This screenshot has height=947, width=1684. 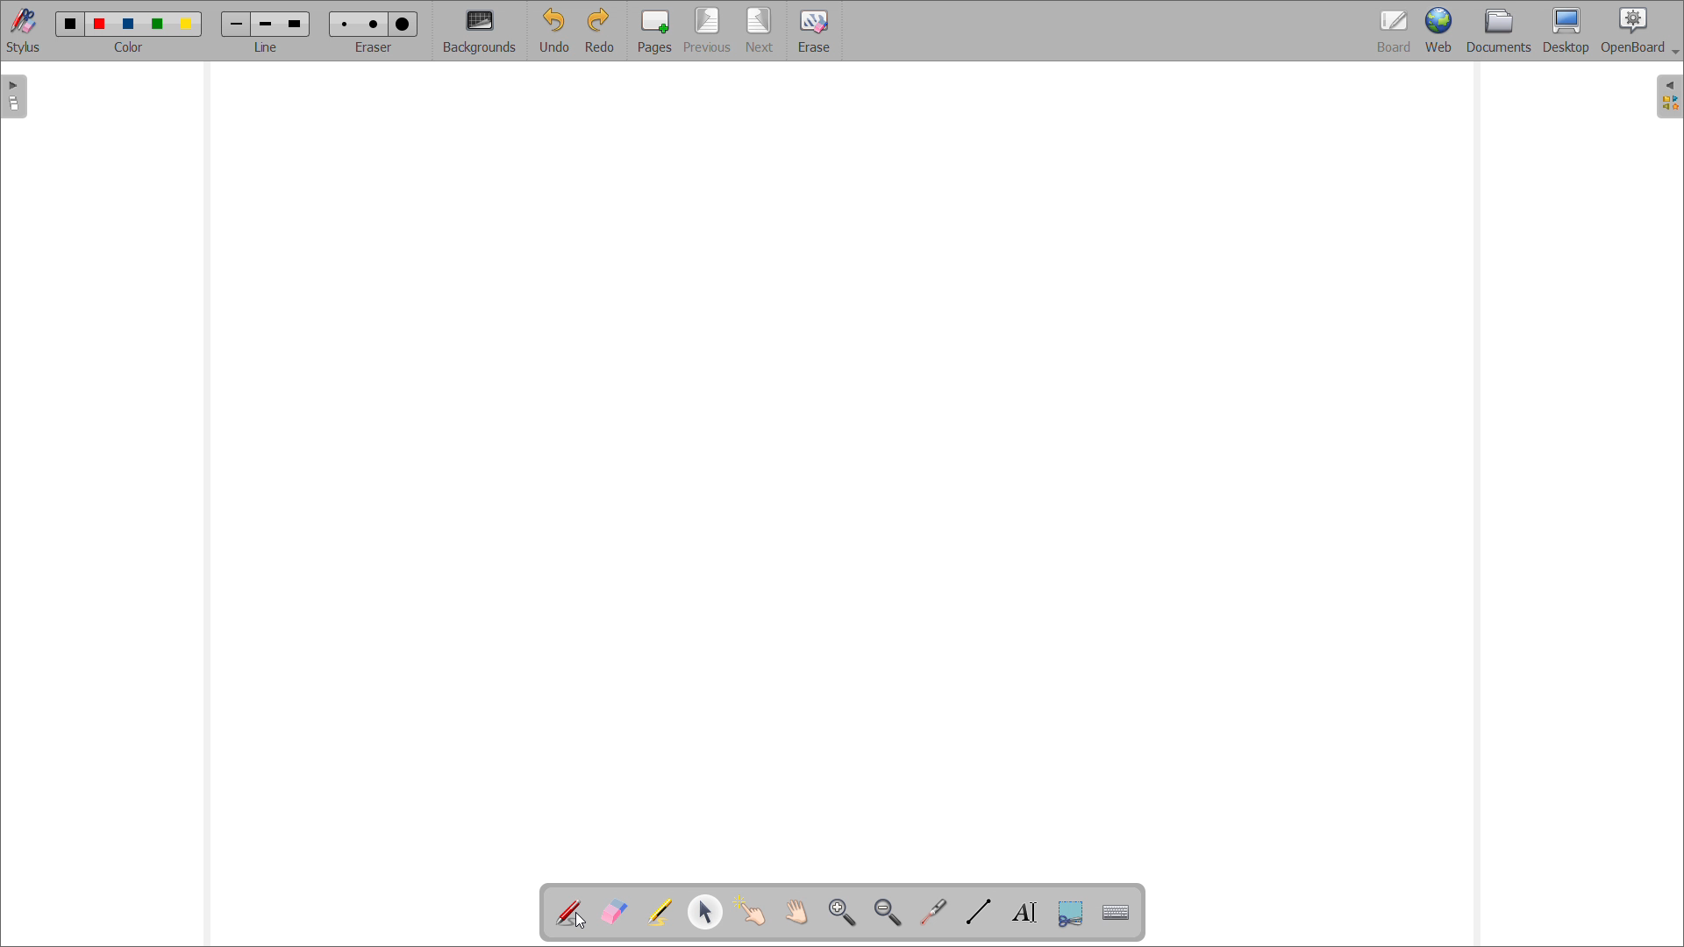 What do you see at coordinates (102, 24) in the screenshot?
I see `color` at bounding box center [102, 24].